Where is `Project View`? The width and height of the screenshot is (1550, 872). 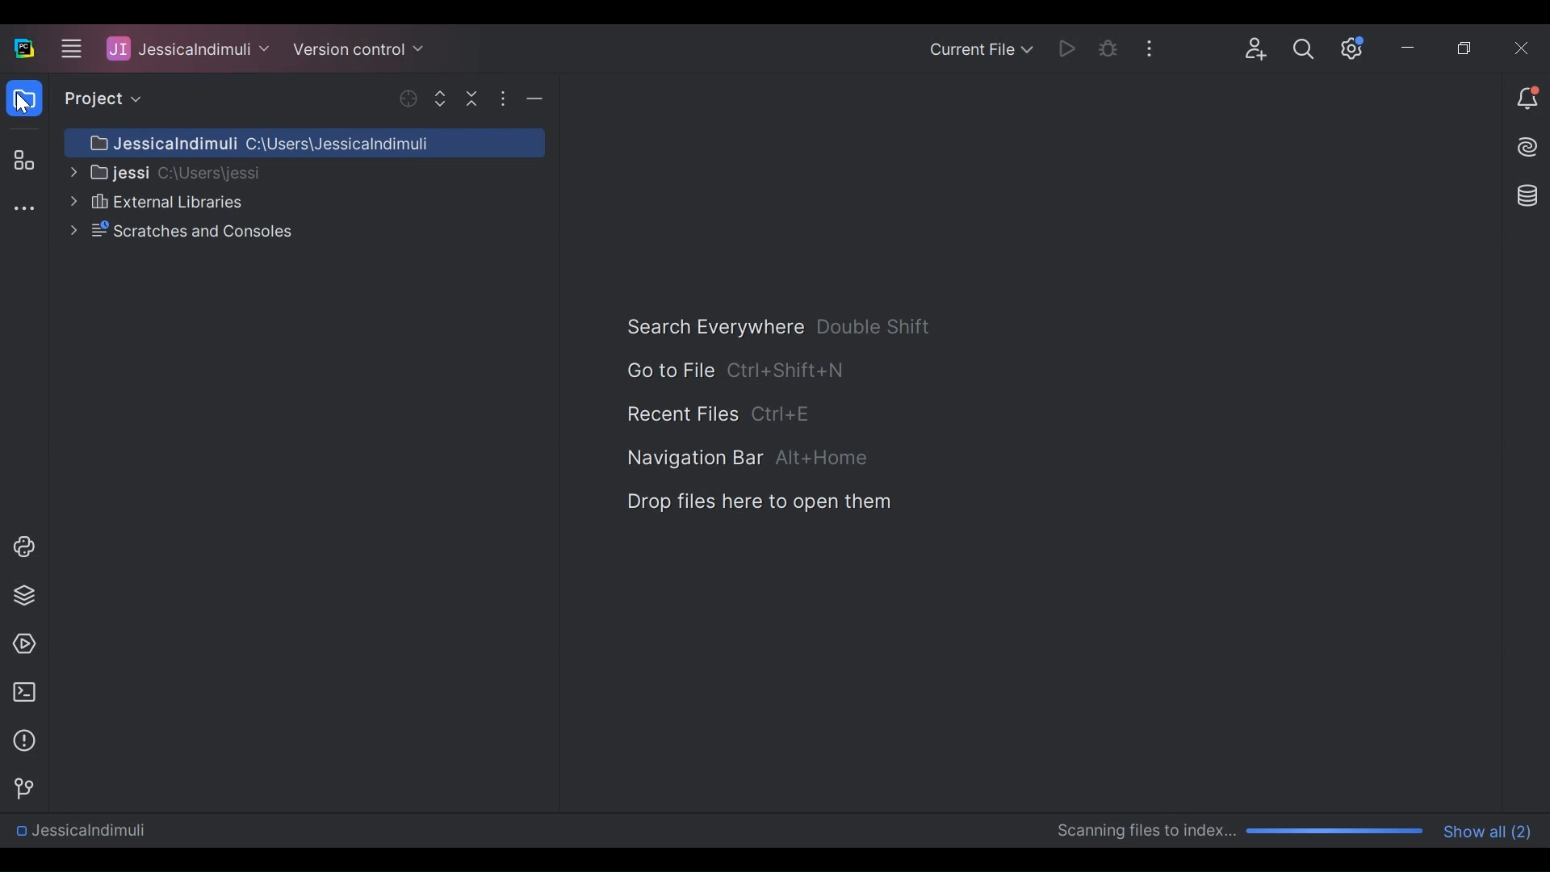 Project View is located at coordinates (23, 100).